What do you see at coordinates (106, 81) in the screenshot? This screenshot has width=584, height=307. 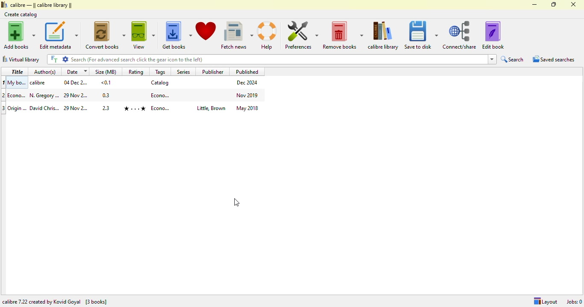 I see `<0.1` at bounding box center [106, 81].